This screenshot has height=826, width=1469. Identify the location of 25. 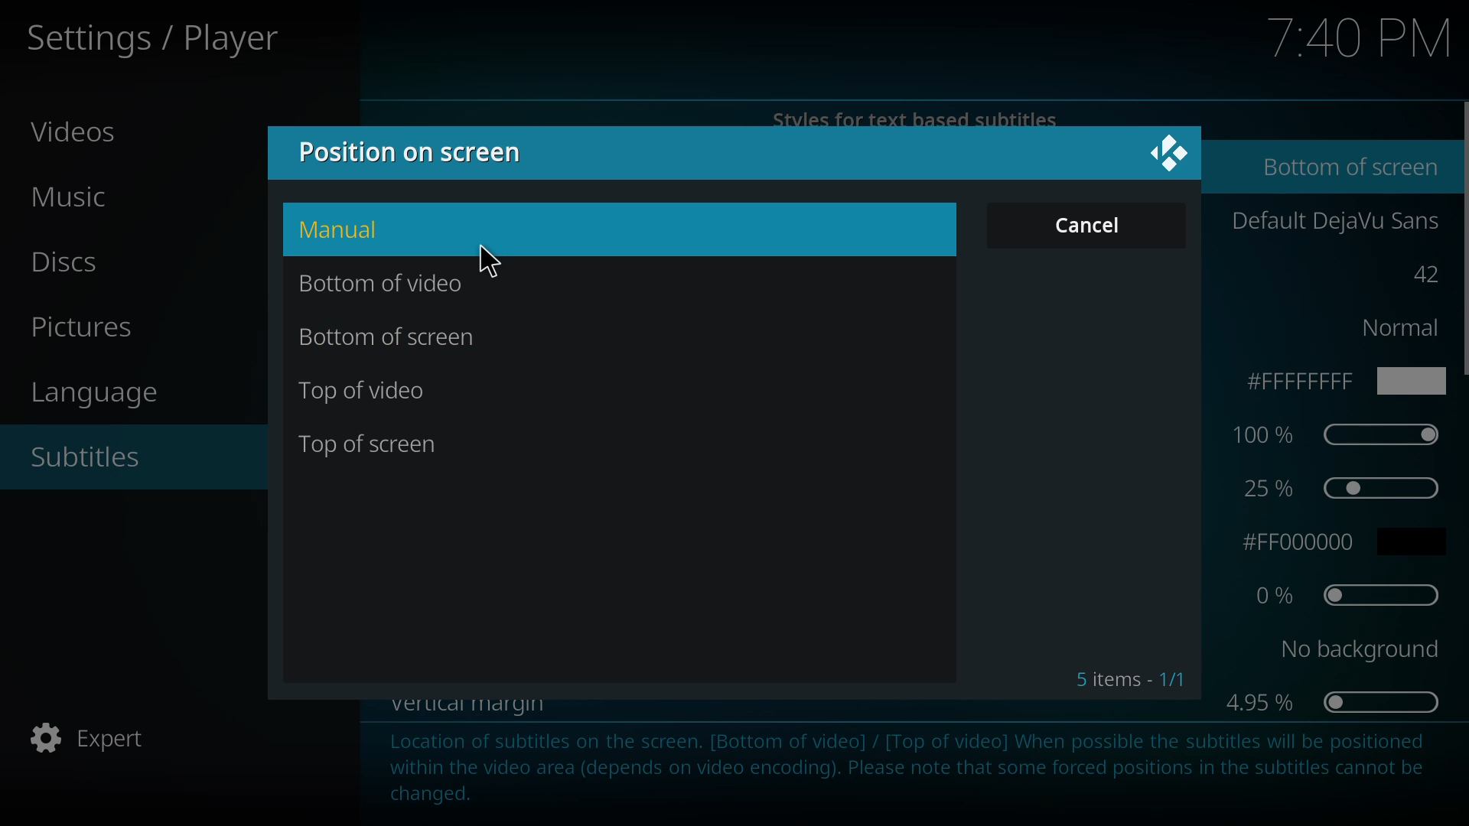
(1337, 488).